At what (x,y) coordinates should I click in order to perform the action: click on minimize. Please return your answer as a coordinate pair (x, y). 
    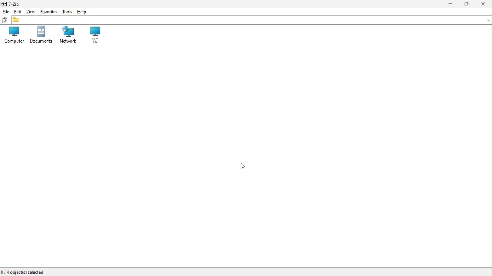
    Looking at the image, I should click on (452, 4).